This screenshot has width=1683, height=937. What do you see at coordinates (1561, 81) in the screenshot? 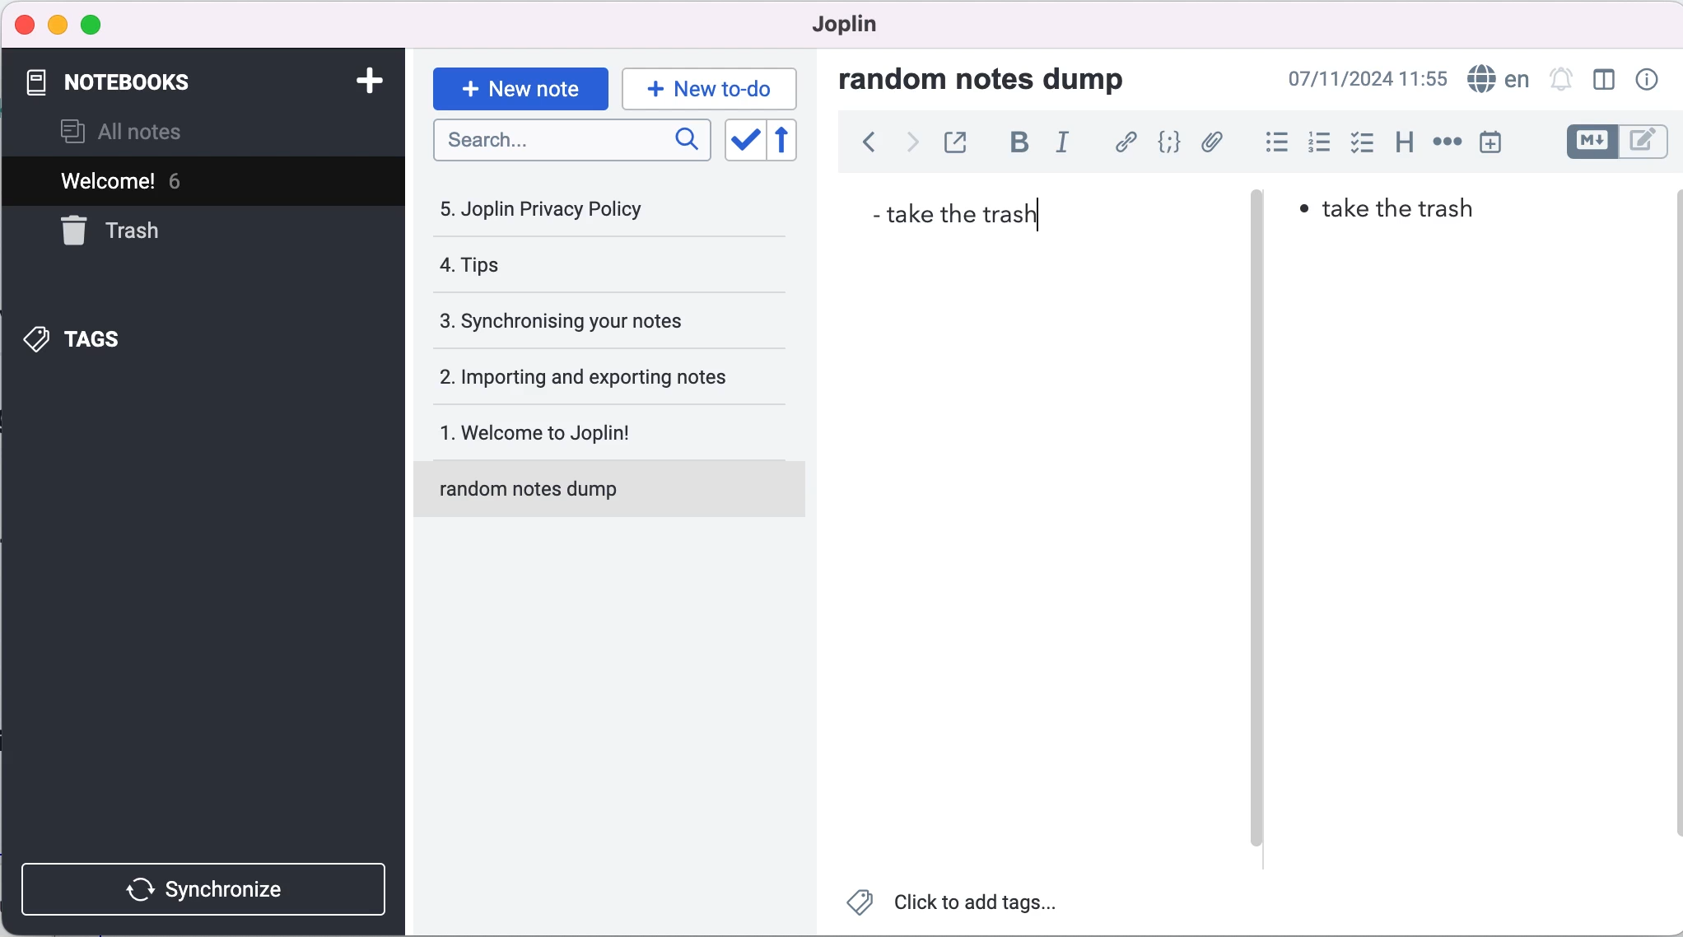
I see `set alarm` at bounding box center [1561, 81].